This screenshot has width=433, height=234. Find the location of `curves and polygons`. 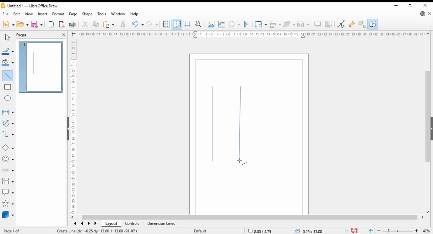

curves and polygons is located at coordinates (7, 123).